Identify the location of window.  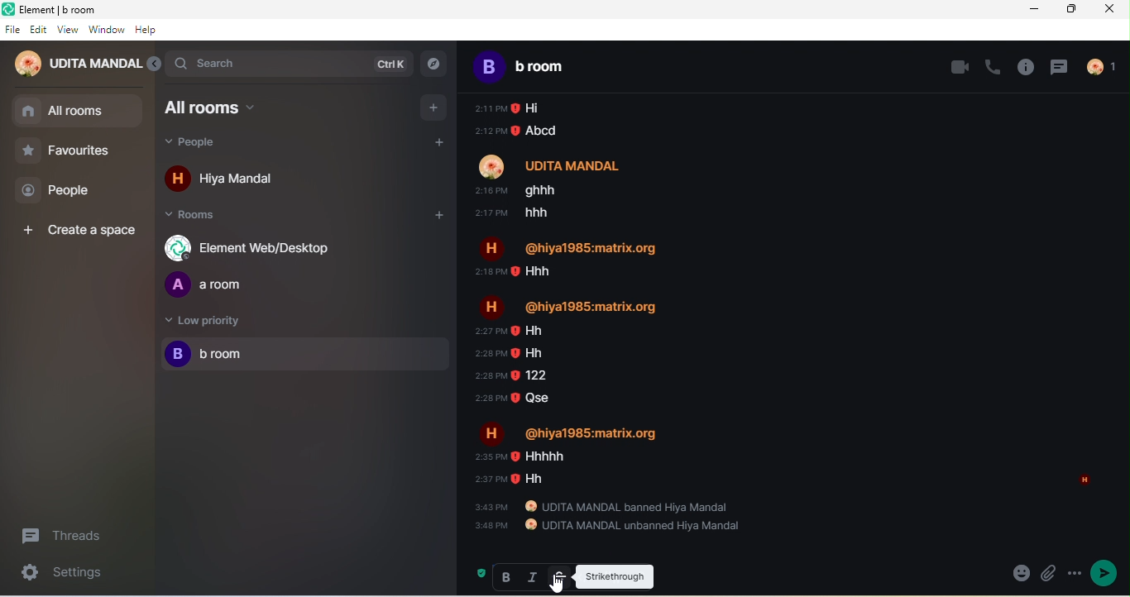
(107, 31).